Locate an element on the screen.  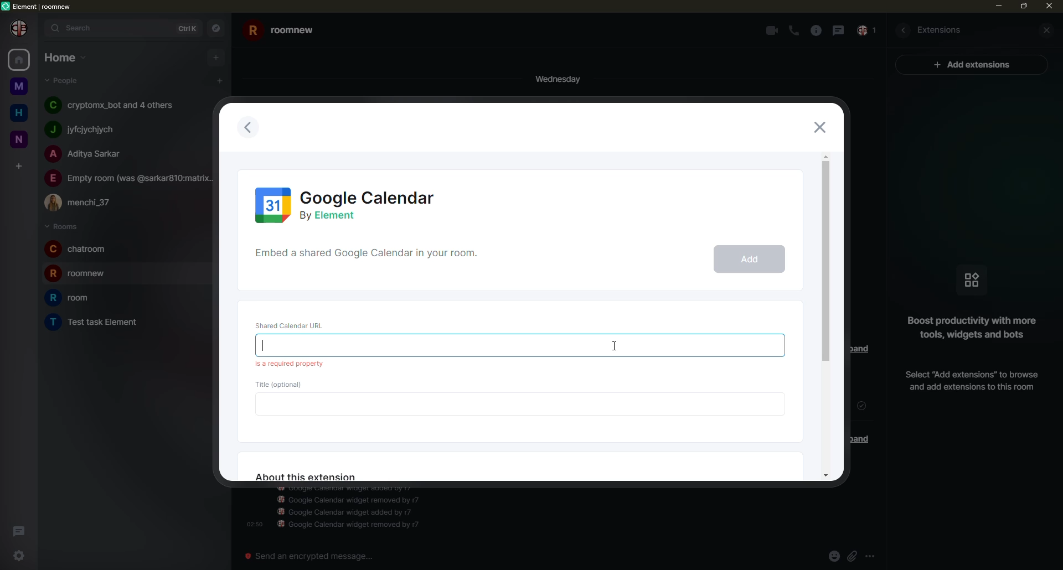
close is located at coordinates (1050, 8).